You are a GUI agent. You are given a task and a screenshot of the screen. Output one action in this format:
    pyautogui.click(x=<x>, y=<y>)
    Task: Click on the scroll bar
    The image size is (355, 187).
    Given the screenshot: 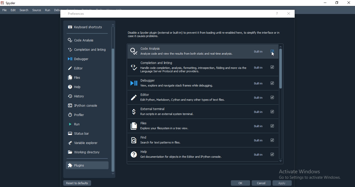 What is the action you would take?
    pyautogui.click(x=281, y=104)
    